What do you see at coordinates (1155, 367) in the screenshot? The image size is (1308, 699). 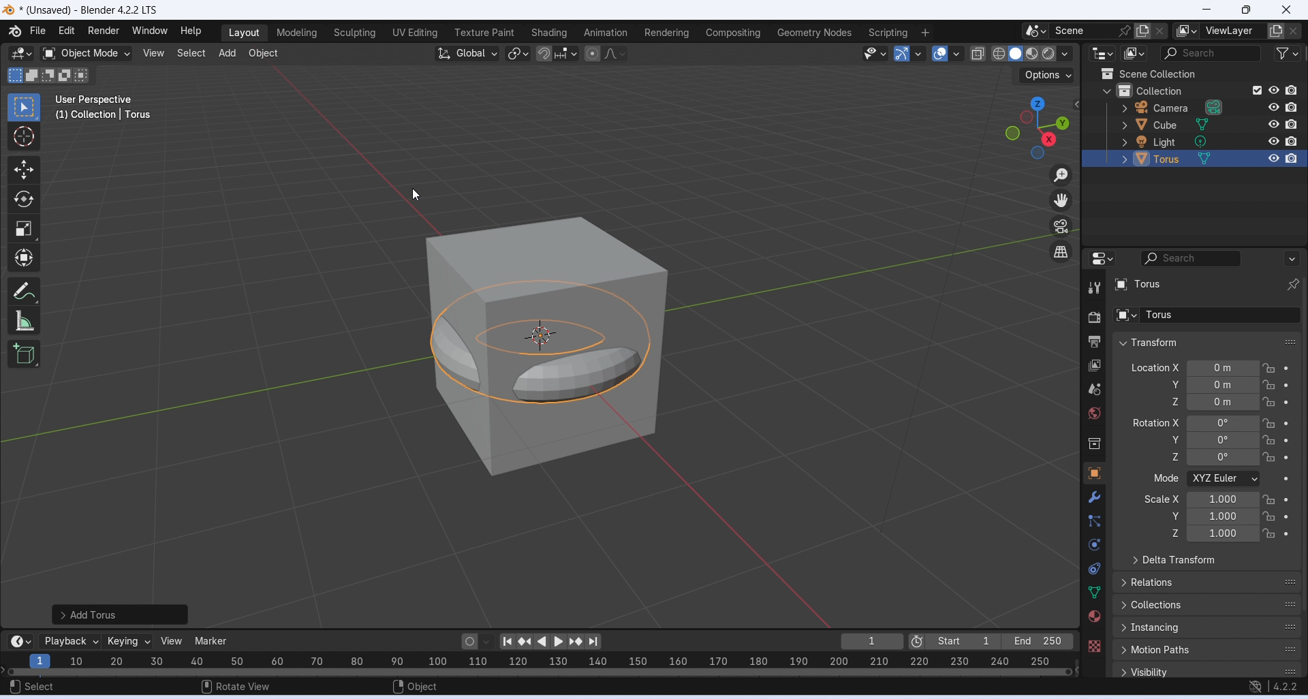 I see `Location X` at bounding box center [1155, 367].